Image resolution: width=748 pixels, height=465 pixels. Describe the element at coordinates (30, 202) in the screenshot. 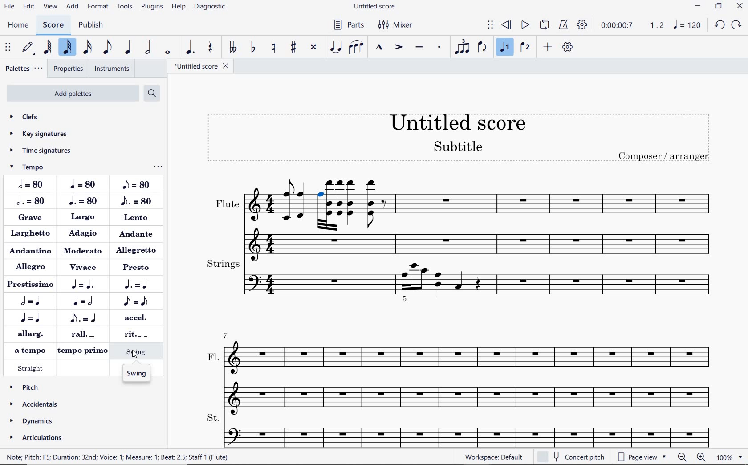

I see `DOTTED HALF NOTE` at that location.